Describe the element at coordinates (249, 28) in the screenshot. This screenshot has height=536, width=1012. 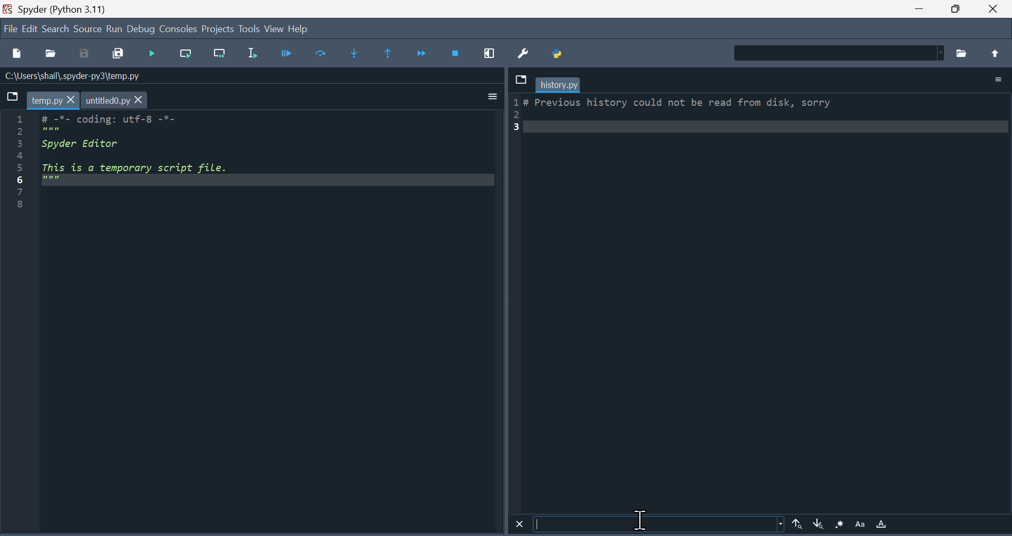
I see `Tools` at that location.